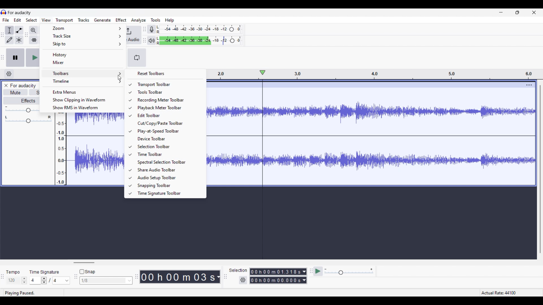 The image size is (543, 305). What do you see at coordinates (4, 12) in the screenshot?
I see `Software logo` at bounding box center [4, 12].